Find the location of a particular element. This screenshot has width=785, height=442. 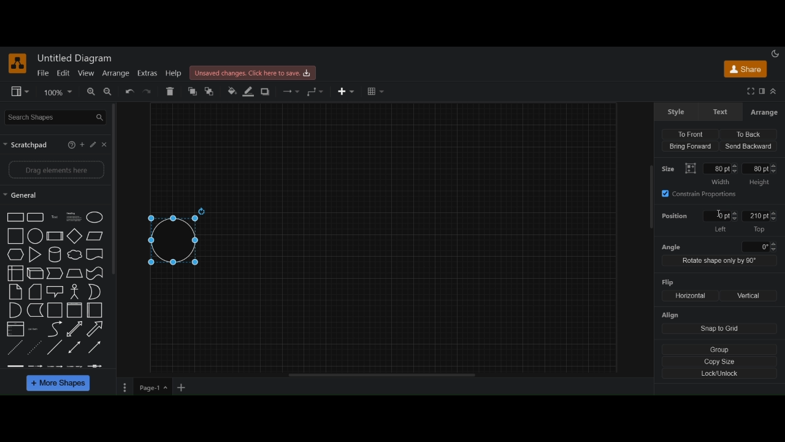

free shape is located at coordinates (75, 255).